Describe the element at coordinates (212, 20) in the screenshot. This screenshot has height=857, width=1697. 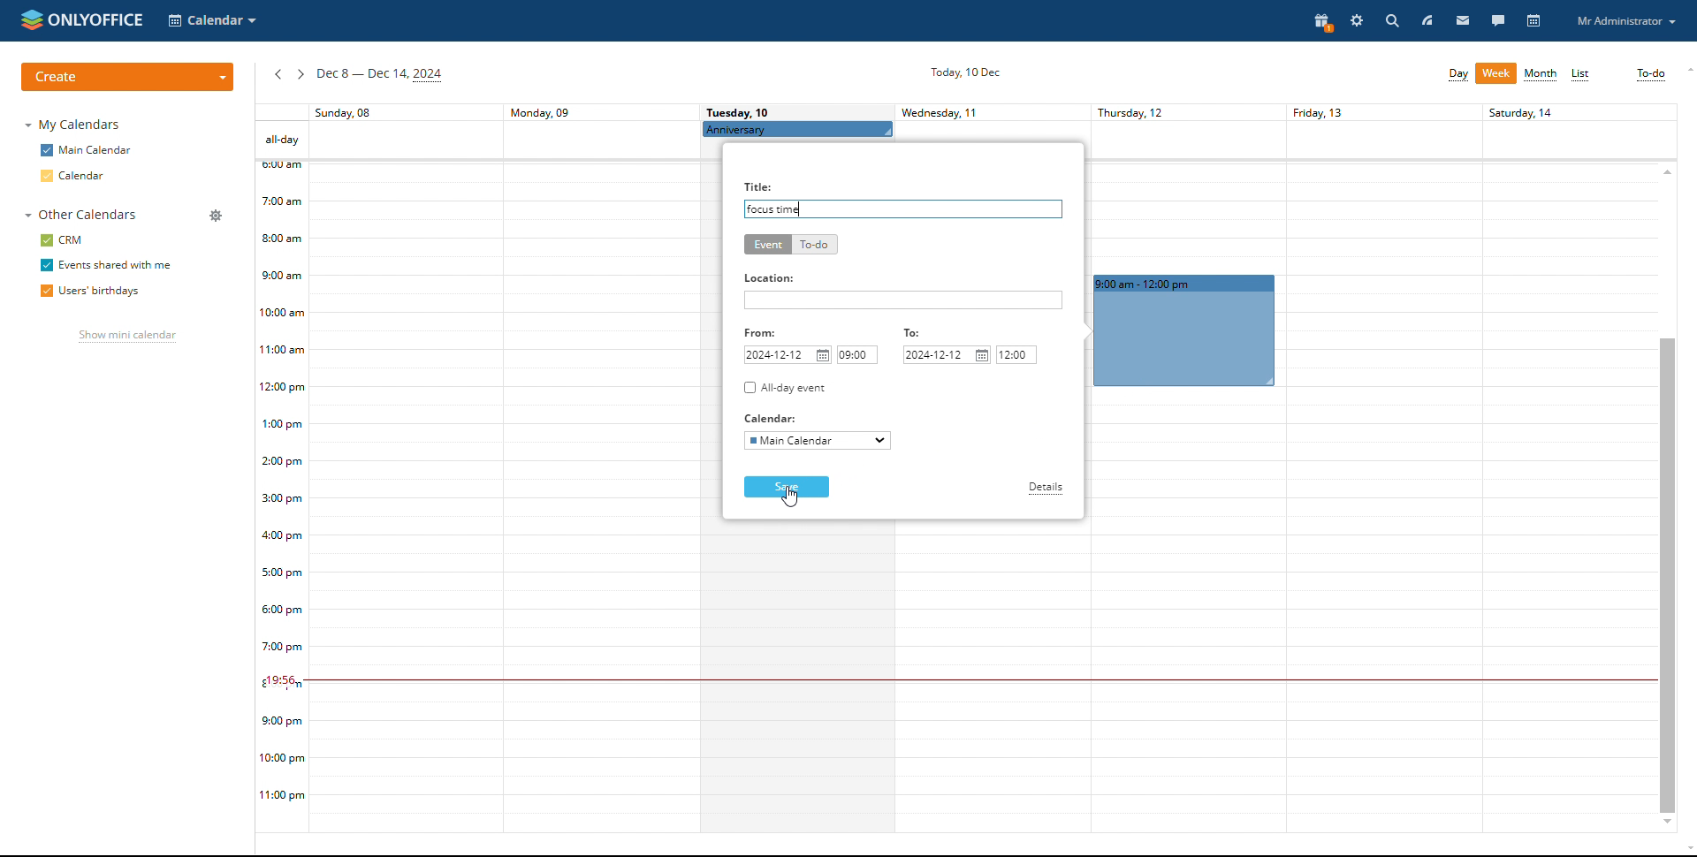
I see `select application` at that location.